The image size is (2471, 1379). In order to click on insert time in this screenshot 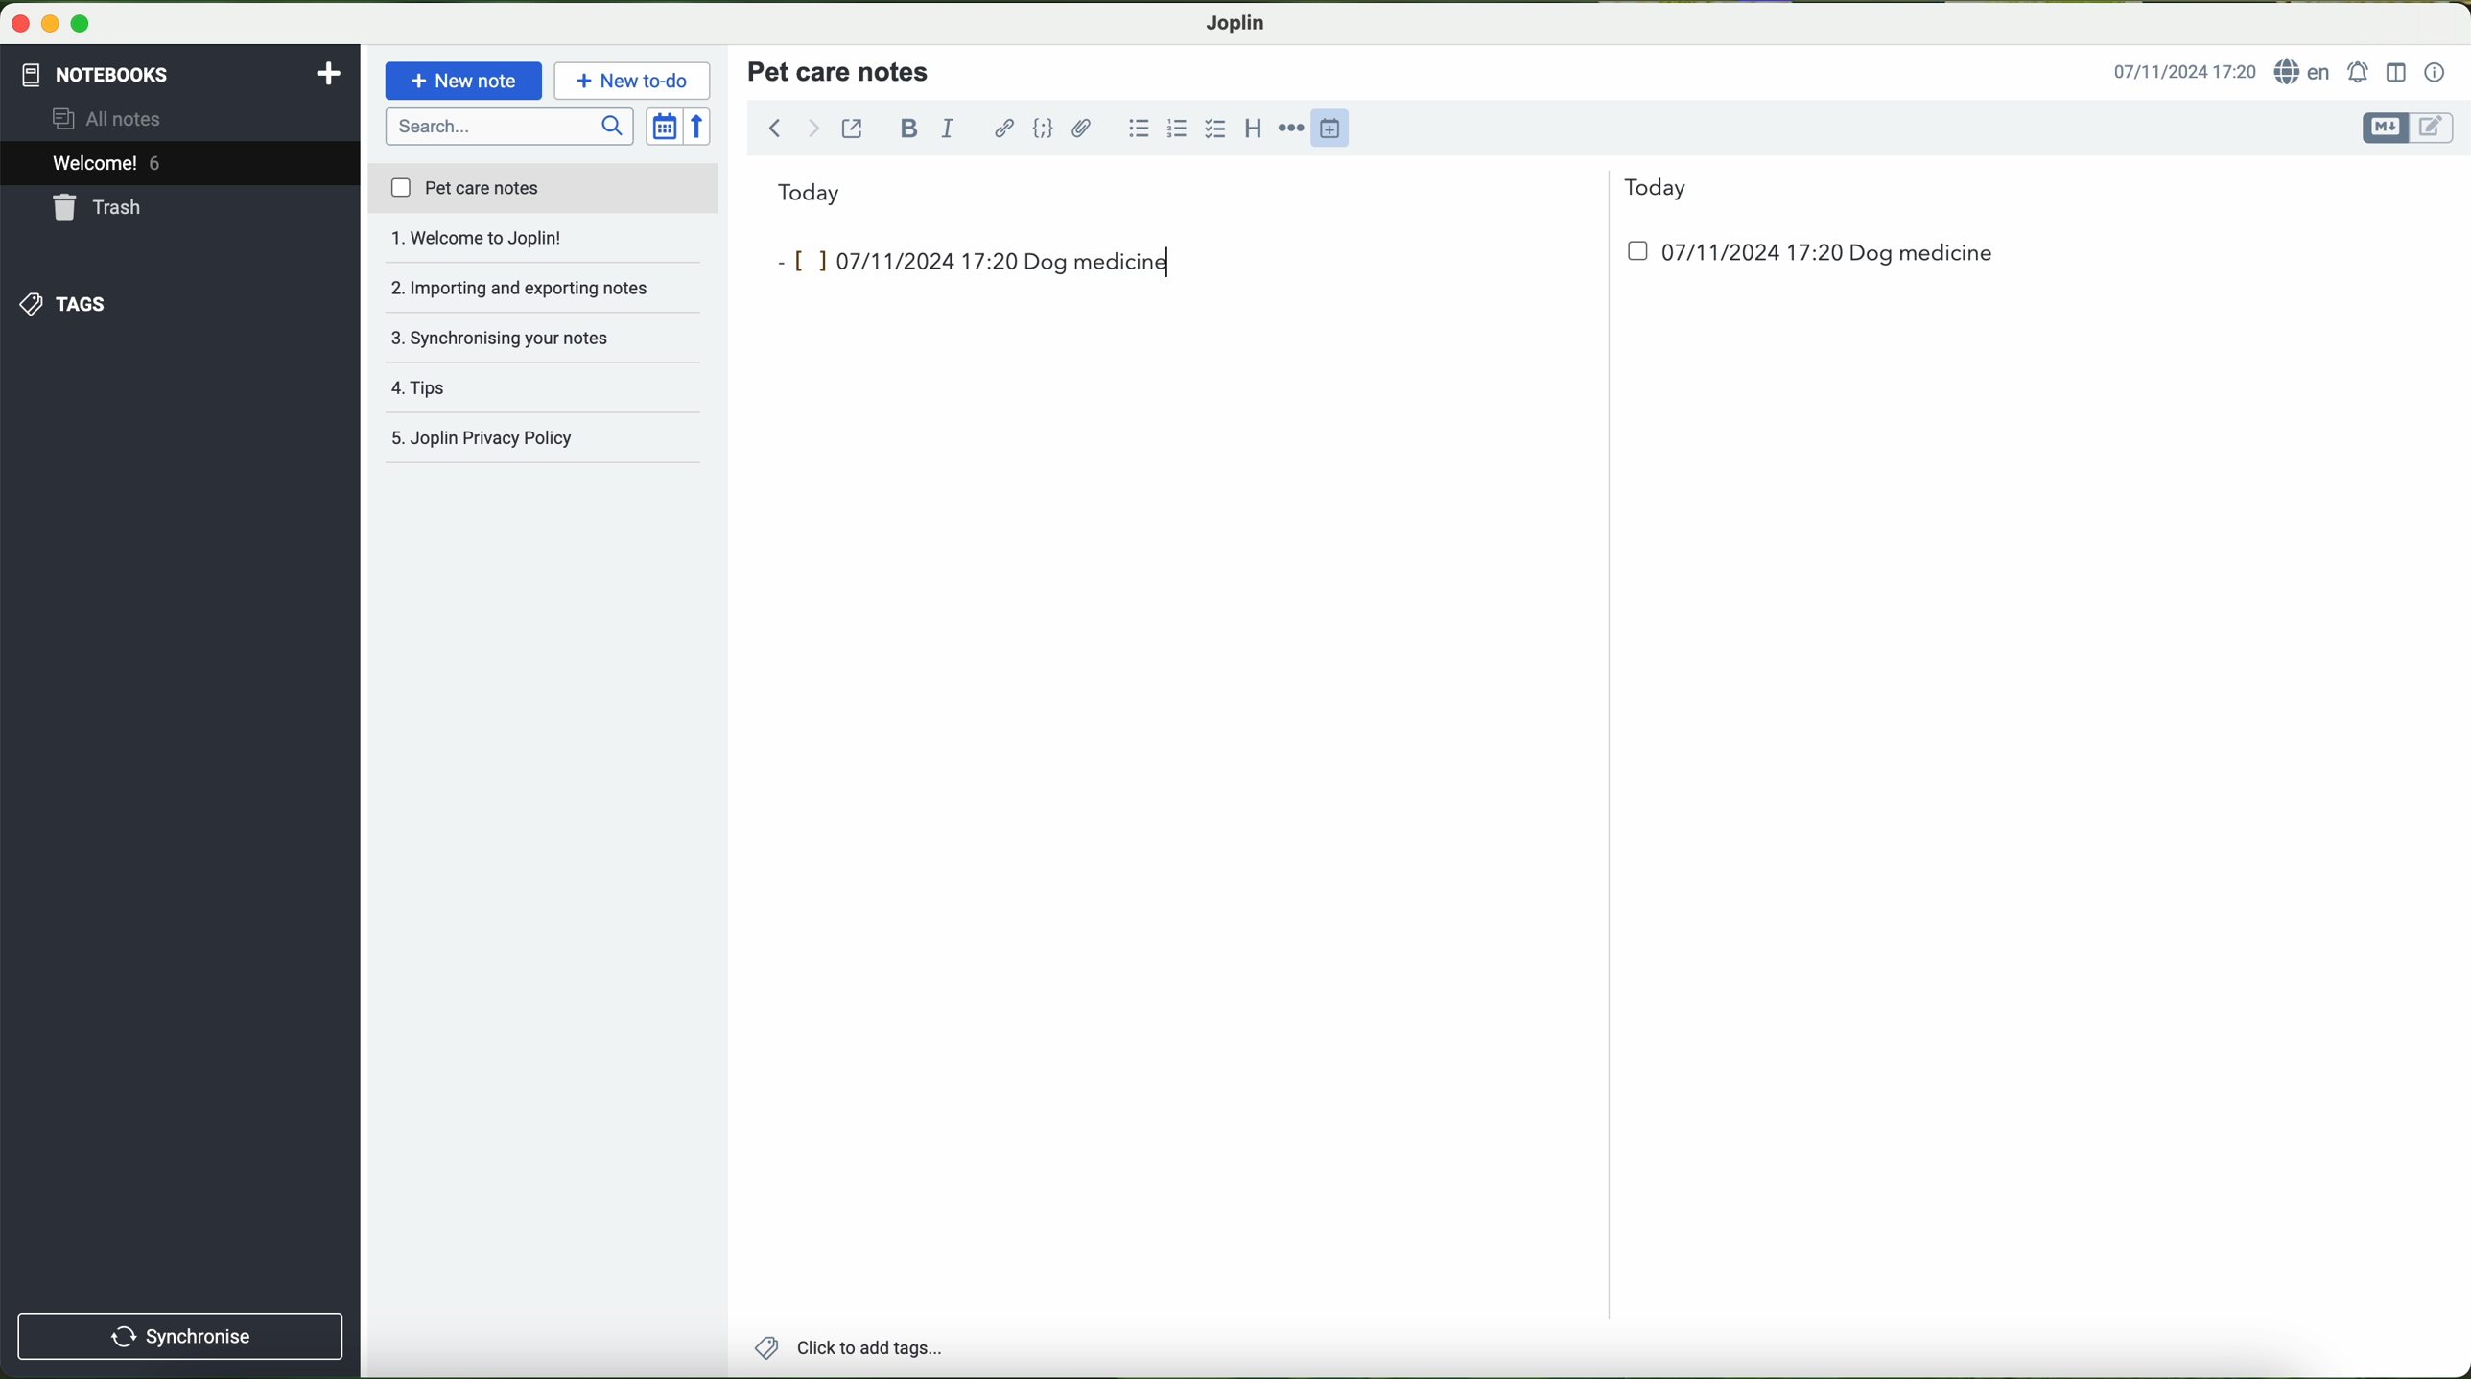, I will do `click(1339, 127)`.